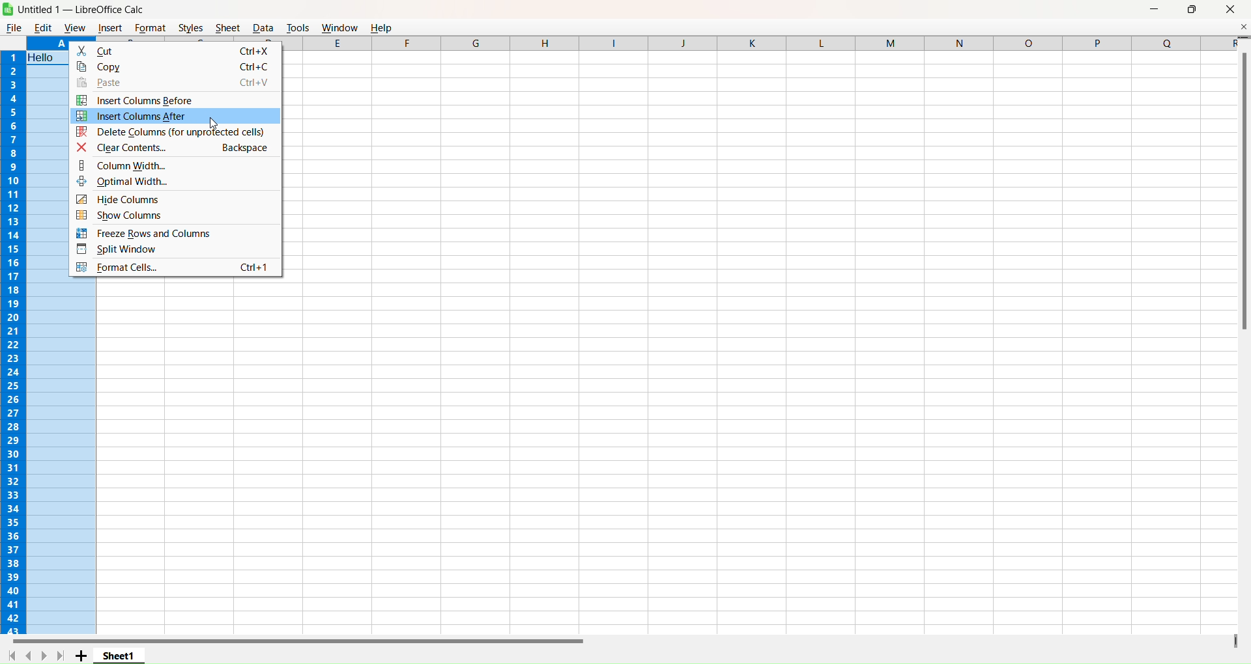 The height and width of the screenshot is (664, 1251). What do you see at coordinates (119, 655) in the screenshot?
I see `Current Sheet` at bounding box center [119, 655].